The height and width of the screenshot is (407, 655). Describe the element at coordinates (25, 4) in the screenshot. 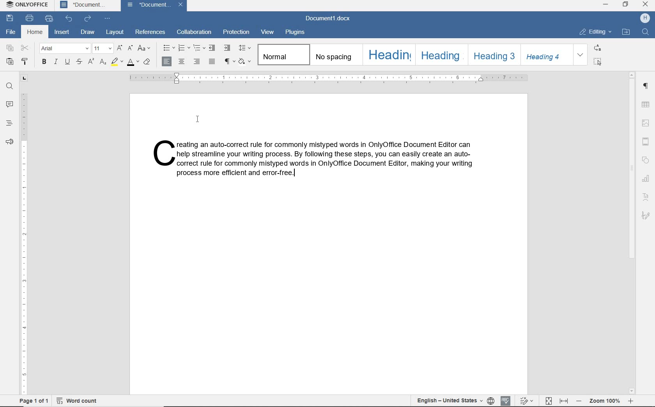

I see `SYSTEM NAME` at that location.